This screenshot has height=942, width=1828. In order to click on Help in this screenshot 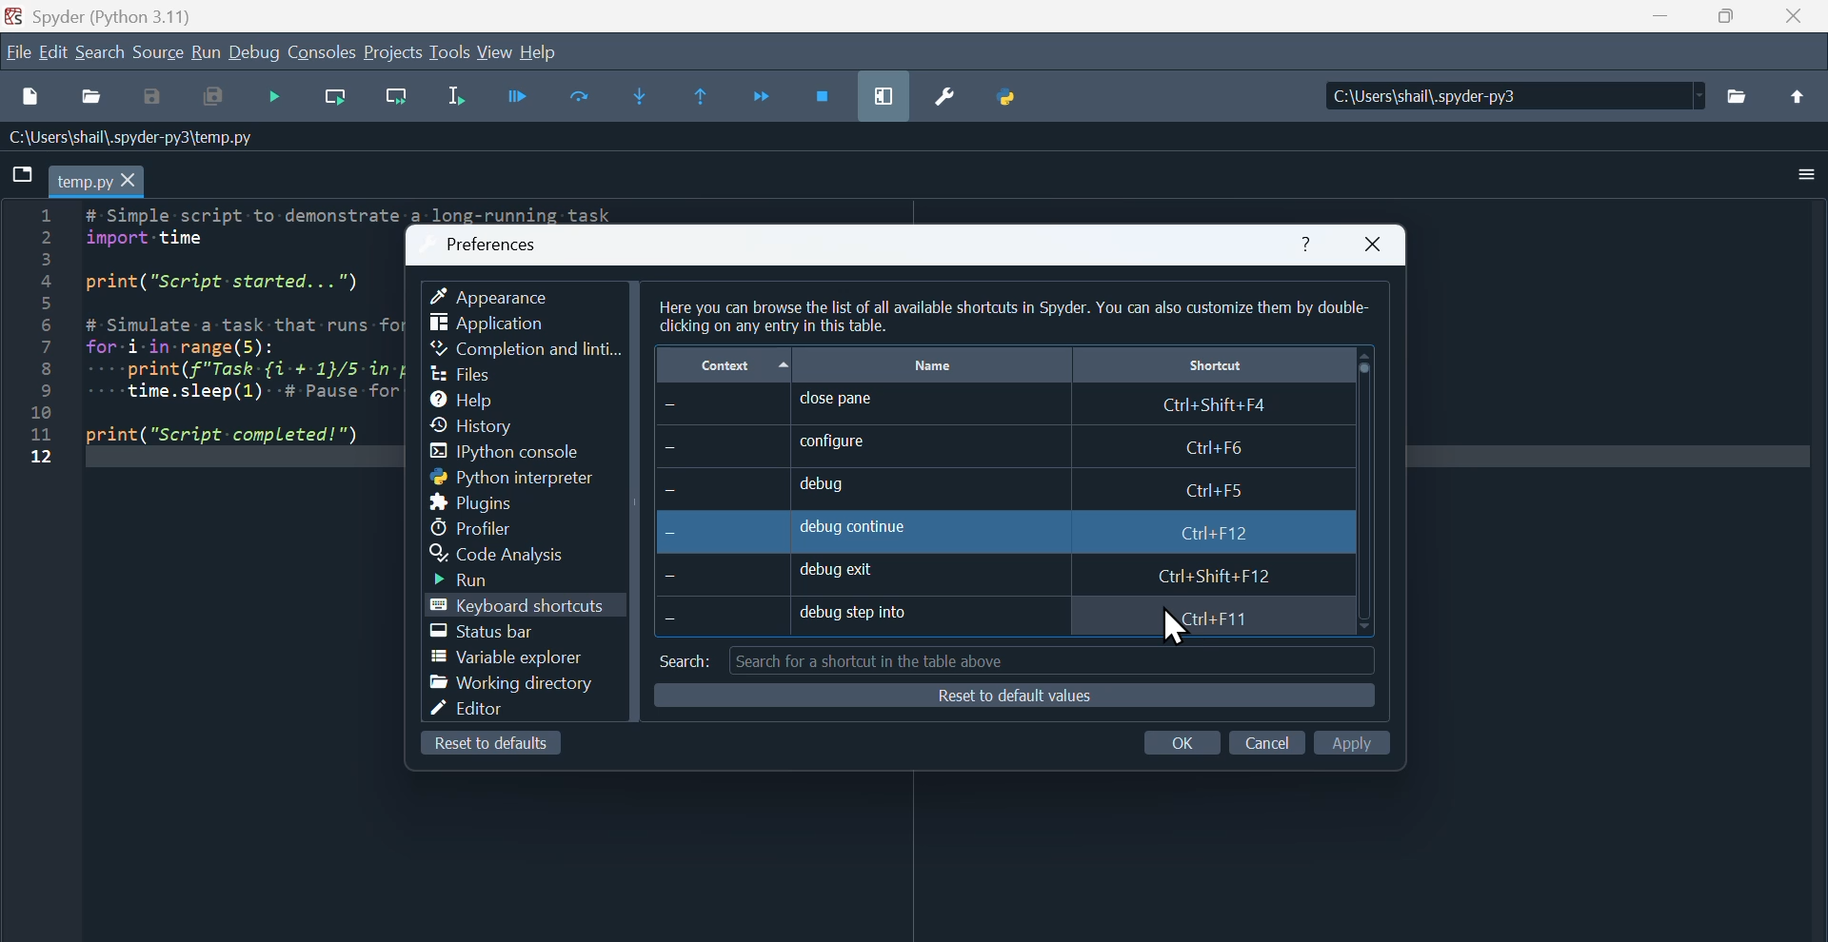, I will do `click(477, 397)`.